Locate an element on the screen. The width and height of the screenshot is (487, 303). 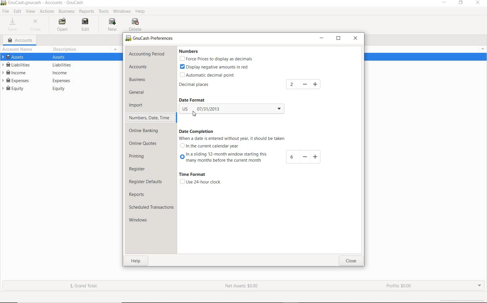
in the current calendar year is located at coordinates (210, 145).